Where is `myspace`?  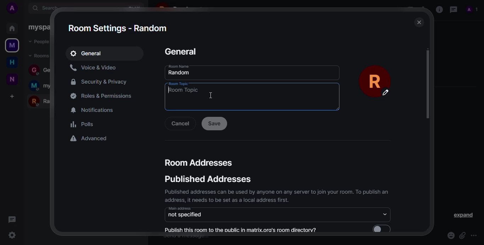
myspace is located at coordinates (12, 46).